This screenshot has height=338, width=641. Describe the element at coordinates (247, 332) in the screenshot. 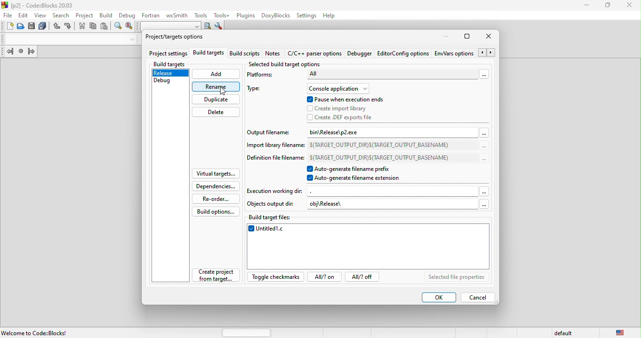

I see `horizontal scroll bar` at that location.